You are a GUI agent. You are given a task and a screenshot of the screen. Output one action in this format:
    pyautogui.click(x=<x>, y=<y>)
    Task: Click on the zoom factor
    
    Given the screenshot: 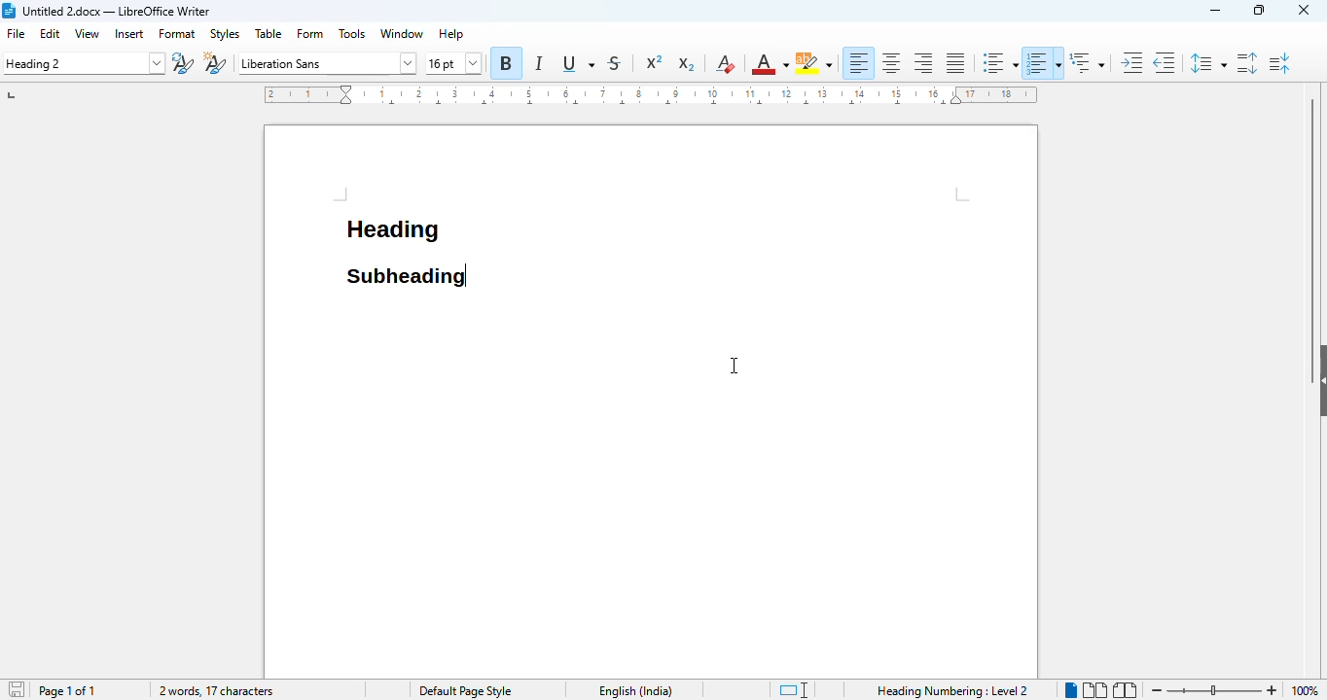 What is the action you would take?
    pyautogui.click(x=1305, y=690)
    